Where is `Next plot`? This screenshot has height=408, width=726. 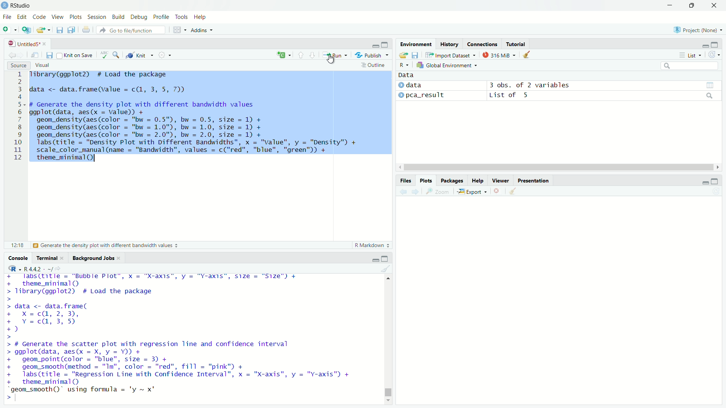
Next plot is located at coordinates (415, 192).